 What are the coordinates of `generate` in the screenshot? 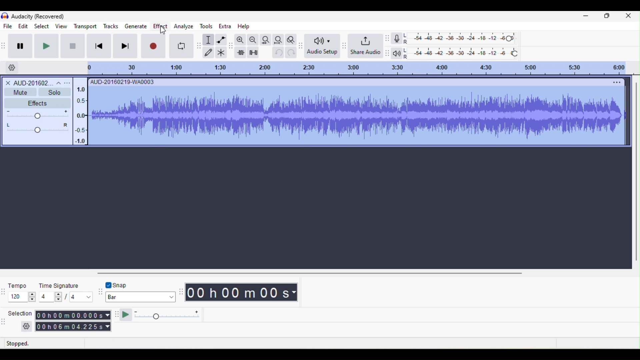 It's located at (137, 26).